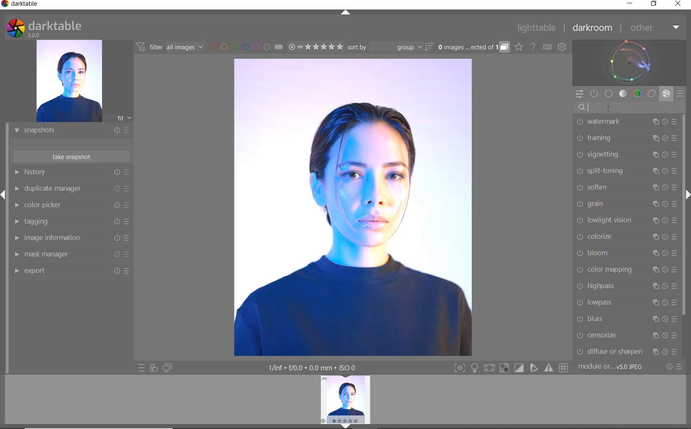 This screenshot has height=429, width=691. What do you see at coordinates (626, 287) in the screenshot?
I see `HIGHPASS` at bounding box center [626, 287].